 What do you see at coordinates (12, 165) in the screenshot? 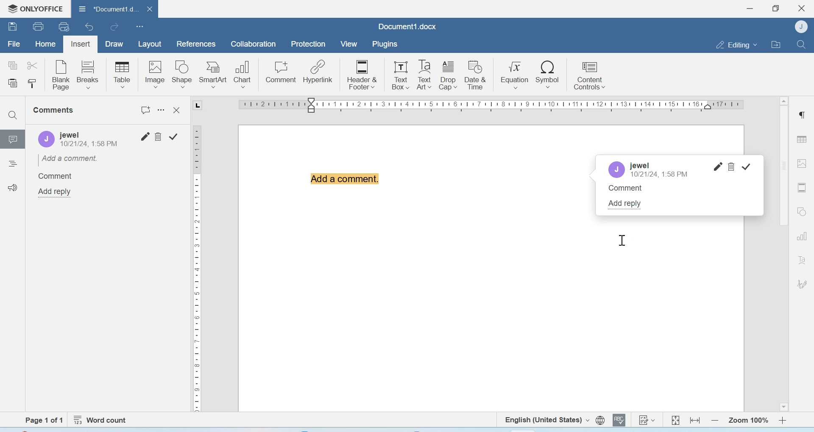
I see `Headings` at bounding box center [12, 165].